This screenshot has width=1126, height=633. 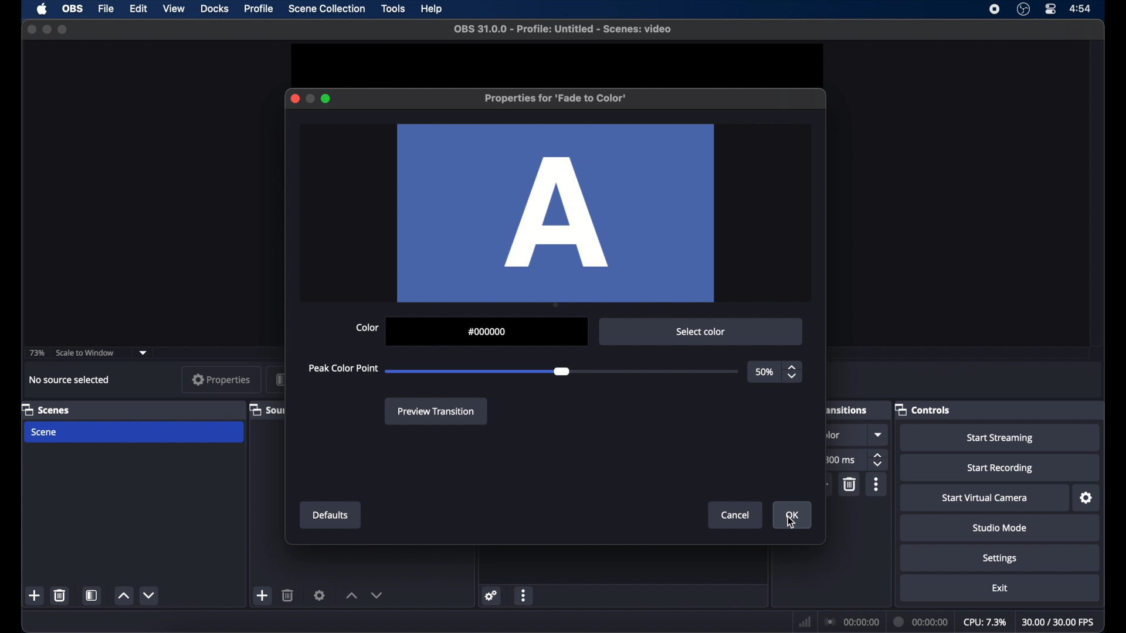 I want to click on peak color point, so click(x=344, y=369).